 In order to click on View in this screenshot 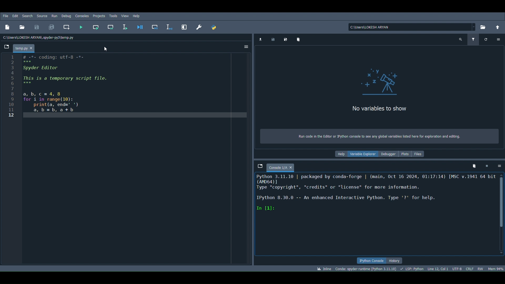, I will do `click(125, 16)`.